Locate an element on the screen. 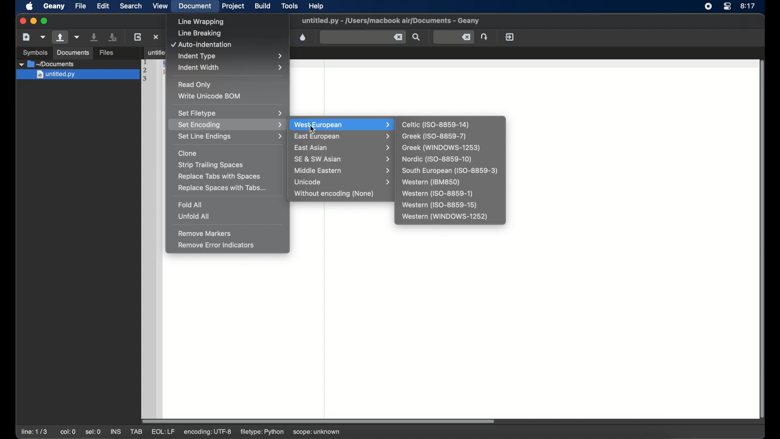 The image size is (780, 439). unfold all is located at coordinates (193, 216).